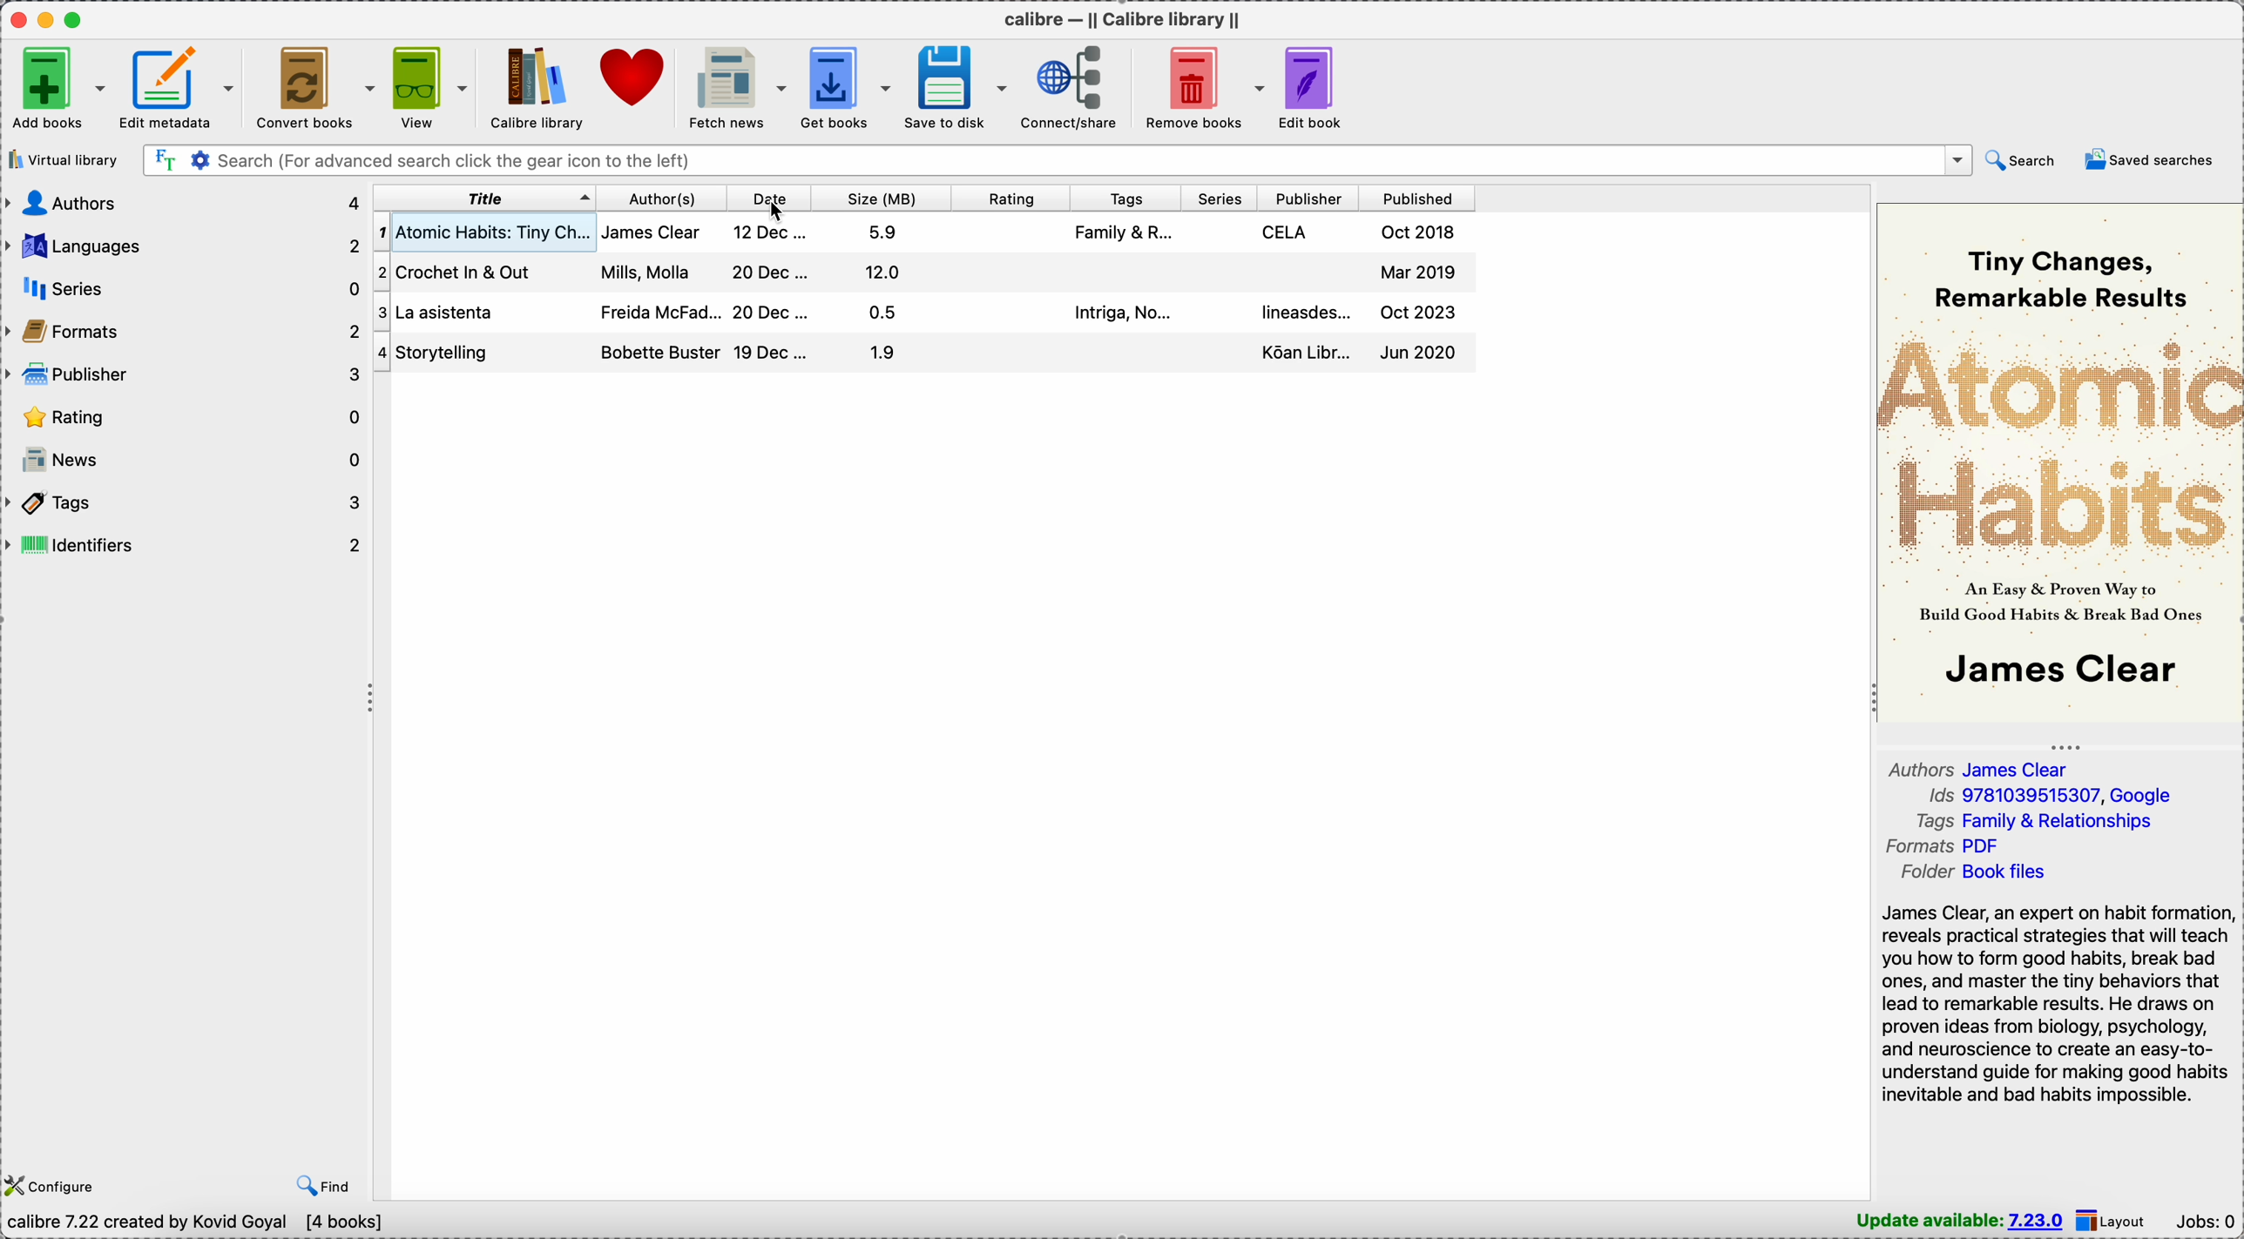 This screenshot has width=2244, height=1239. Describe the element at coordinates (634, 80) in the screenshot. I see `donate` at that location.